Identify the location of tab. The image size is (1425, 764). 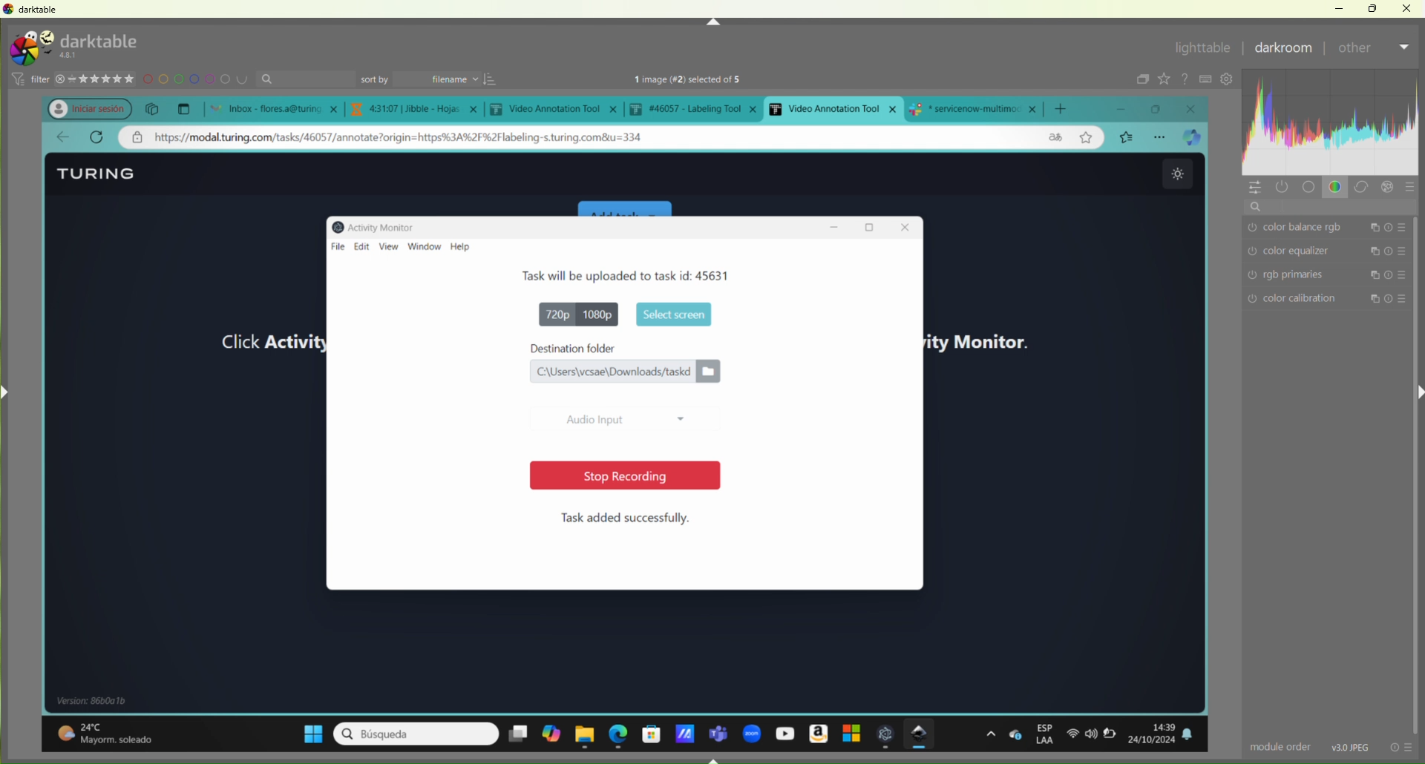
(557, 110).